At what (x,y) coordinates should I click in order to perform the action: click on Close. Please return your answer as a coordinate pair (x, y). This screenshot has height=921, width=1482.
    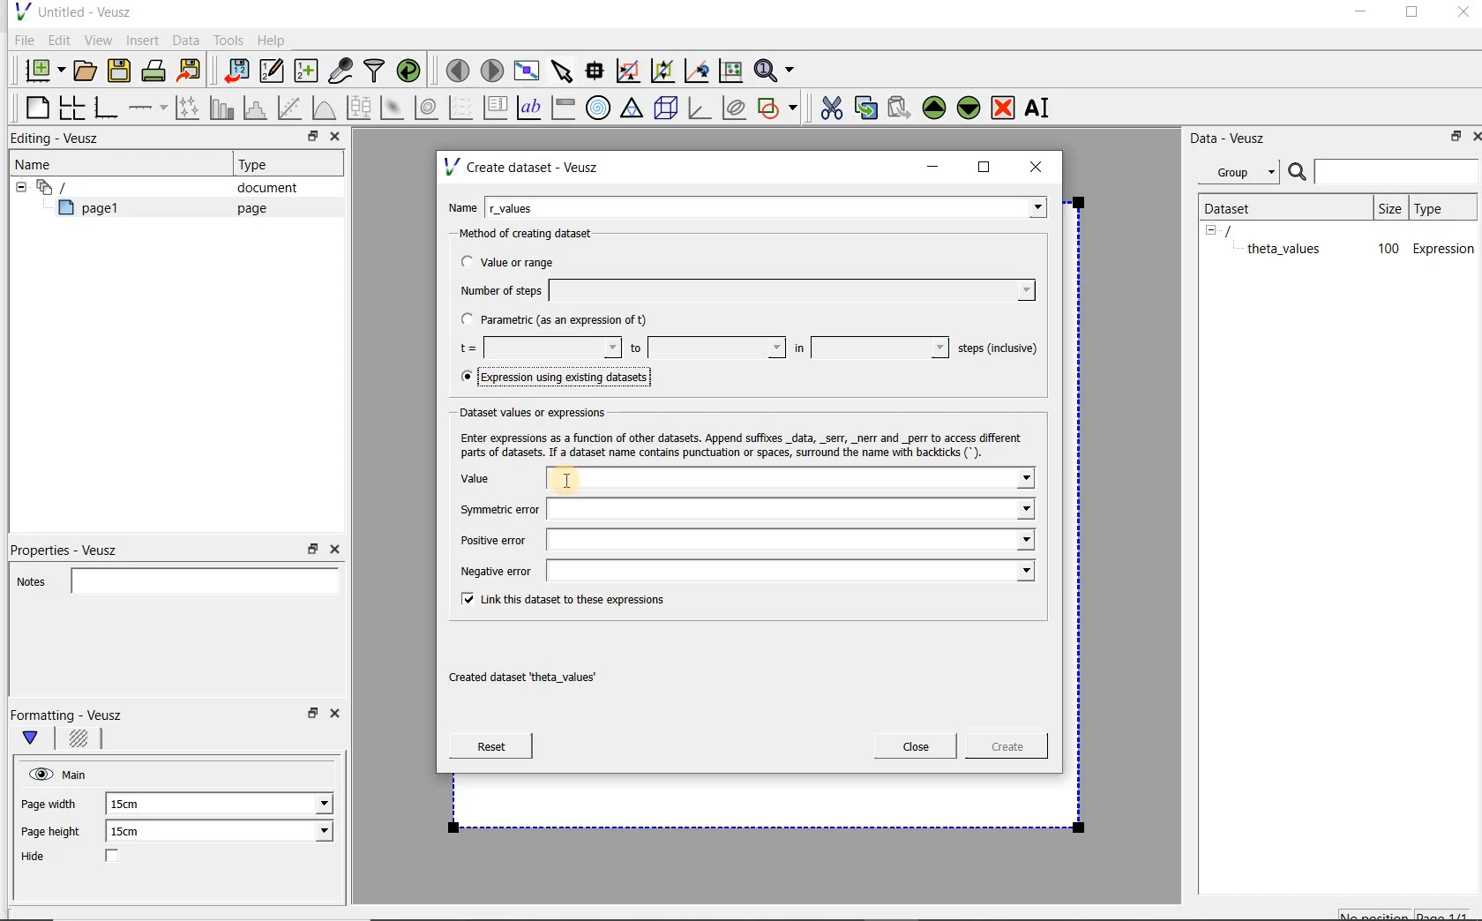
    Looking at the image, I should click on (1462, 15).